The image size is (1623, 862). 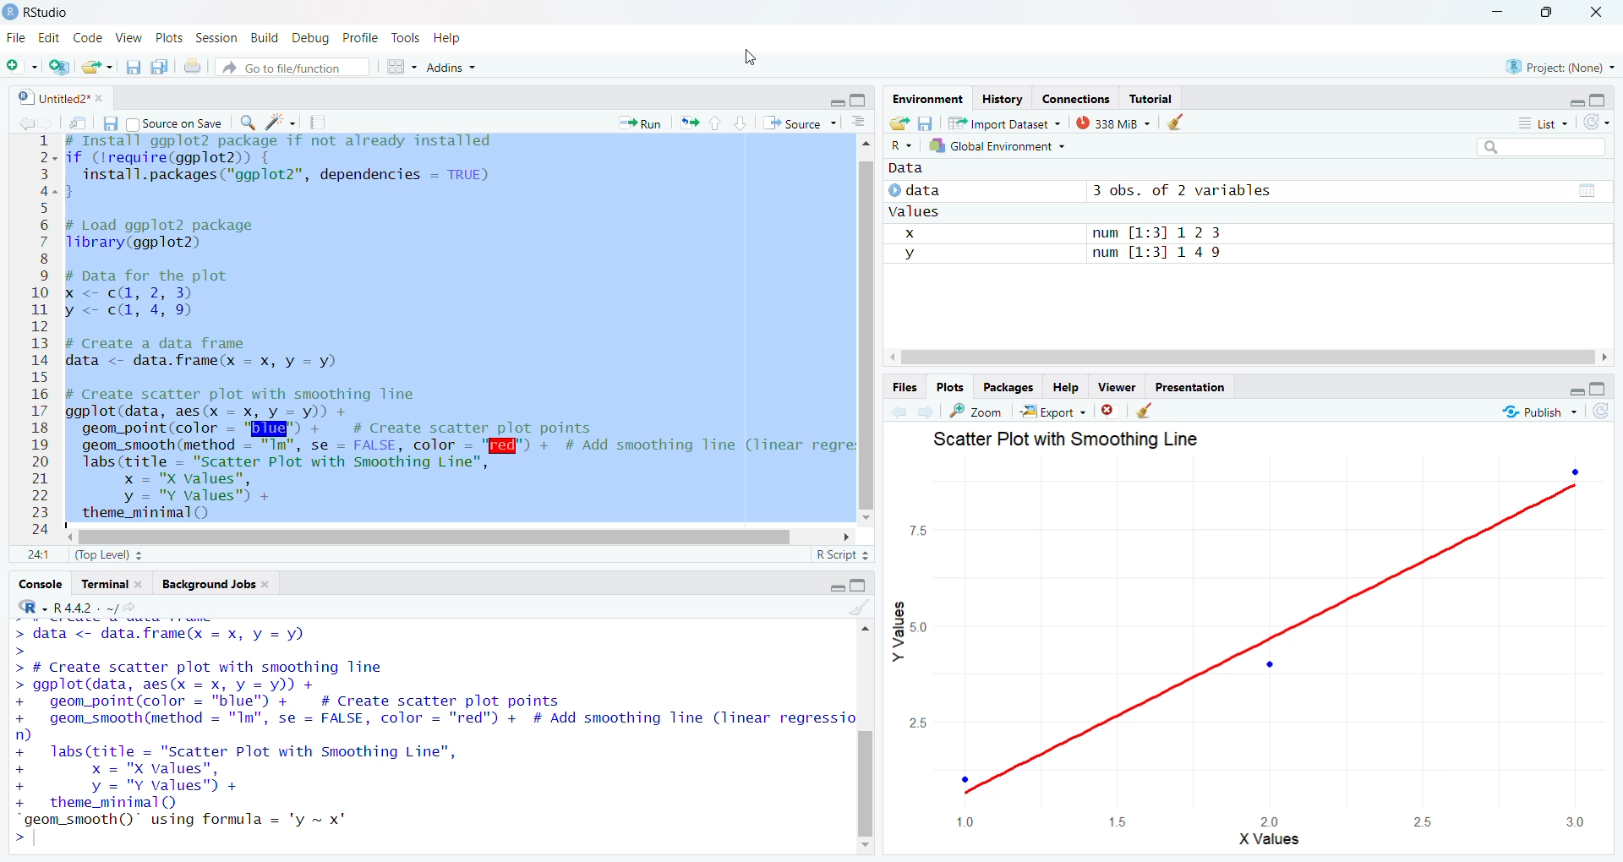 I want to click on Debug, so click(x=310, y=37).